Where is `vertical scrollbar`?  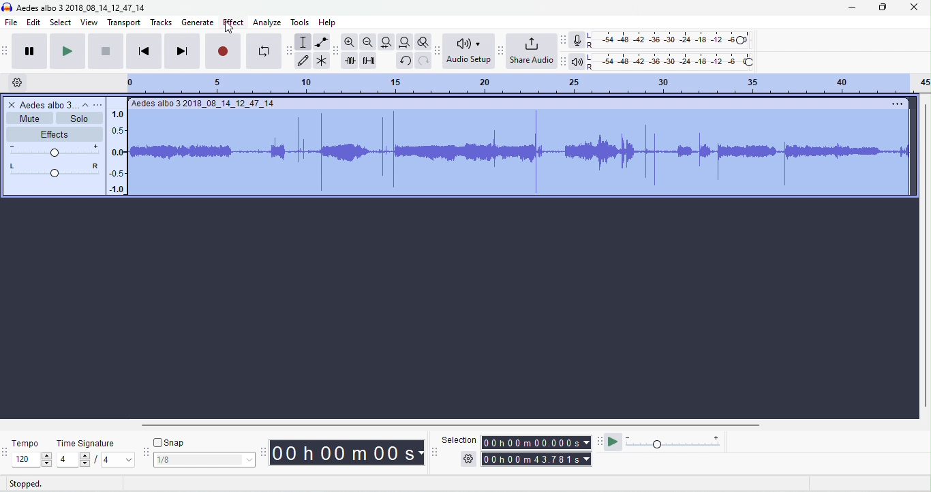
vertical scrollbar is located at coordinates (925, 256).